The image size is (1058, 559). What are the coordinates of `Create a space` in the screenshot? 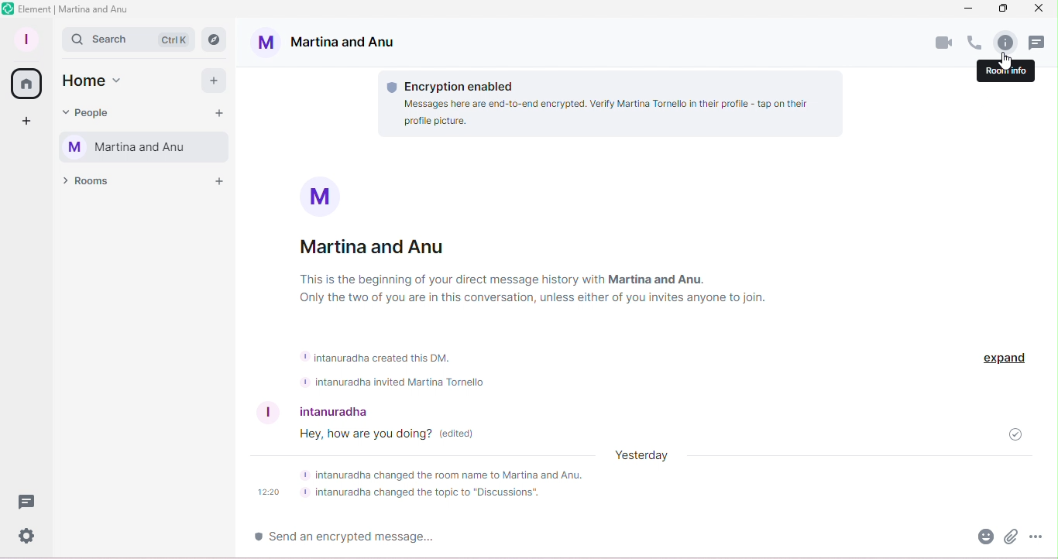 It's located at (29, 124).